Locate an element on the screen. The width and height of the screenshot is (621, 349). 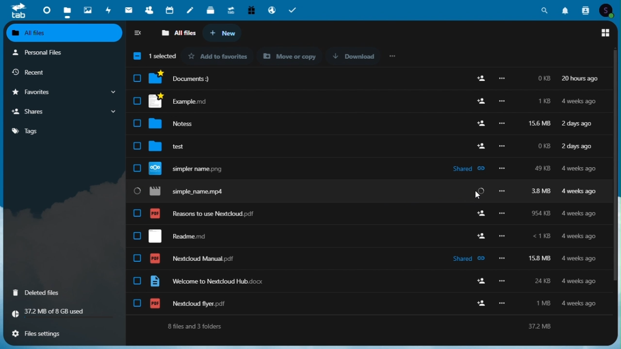
deck is located at coordinates (211, 11).